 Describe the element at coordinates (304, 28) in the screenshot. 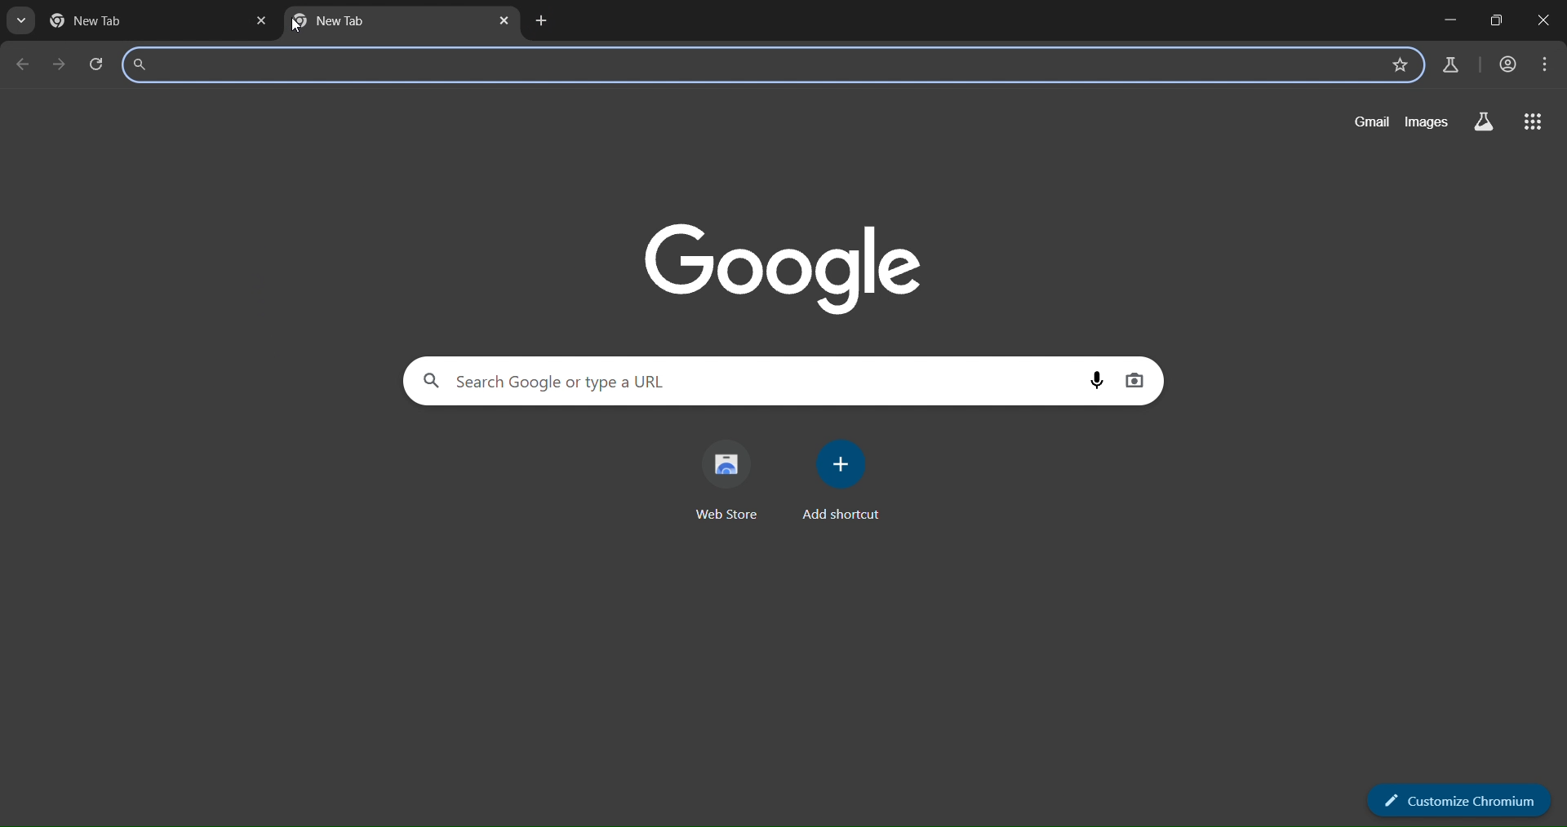

I see `cursor` at that location.